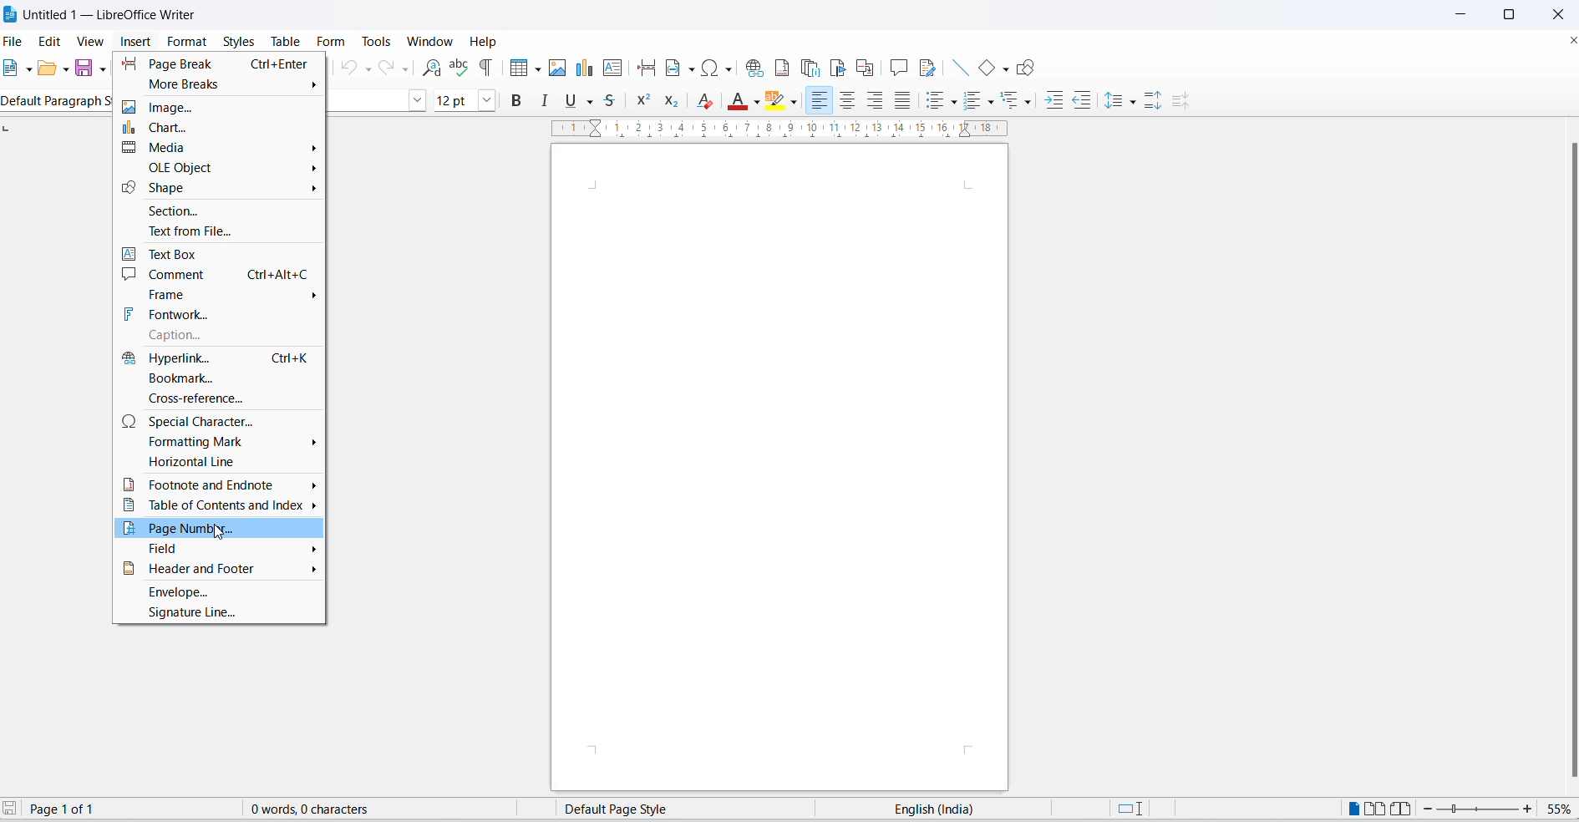 This screenshot has width=1579, height=822. What do you see at coordinates (848, 102) in the screenshot?
I see `text align center` at bounding box center [848, 102].